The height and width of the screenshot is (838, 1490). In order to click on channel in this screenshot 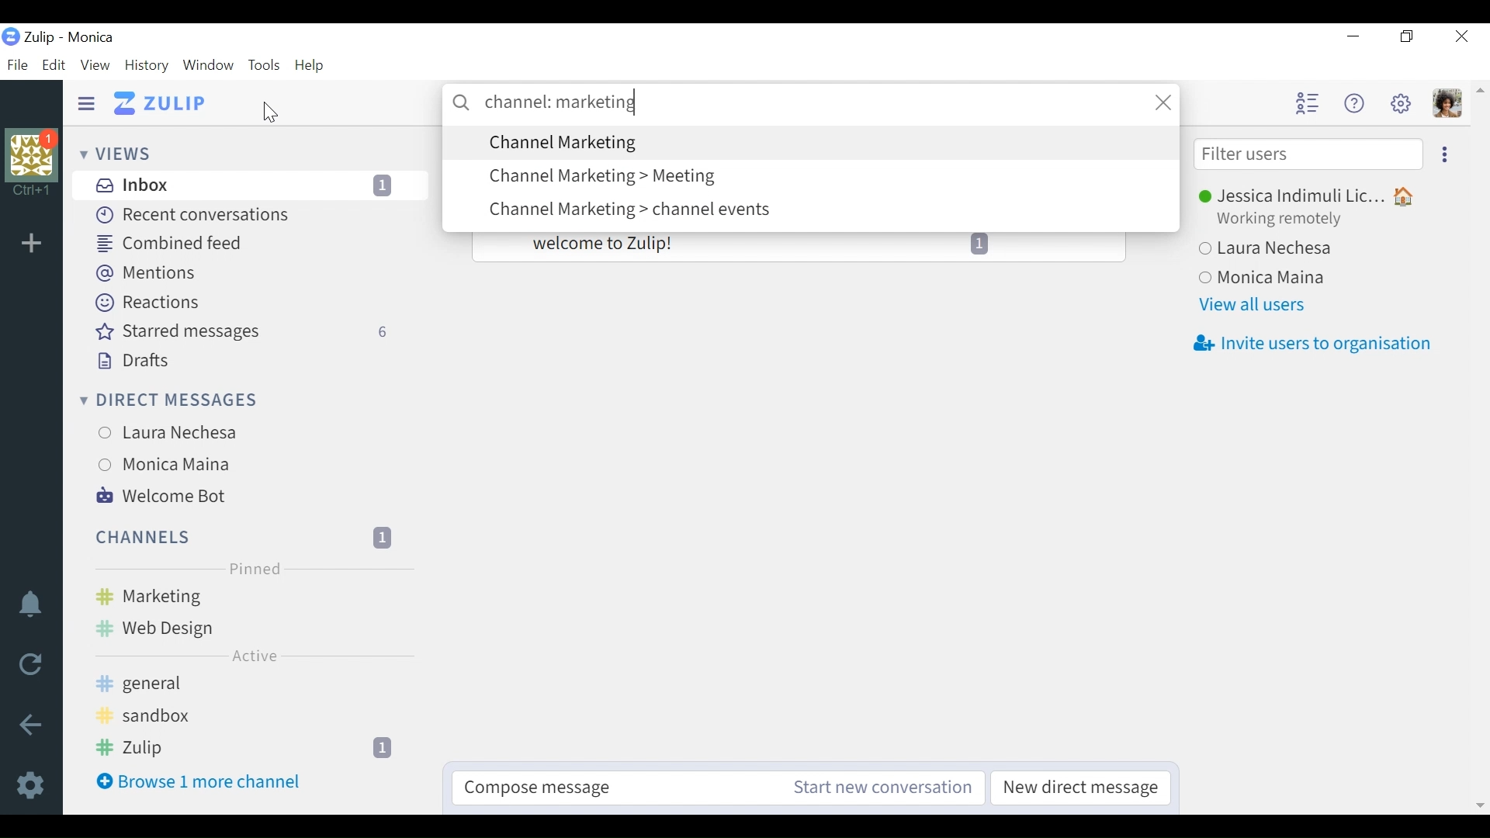, I will do `click(256, 749)`.